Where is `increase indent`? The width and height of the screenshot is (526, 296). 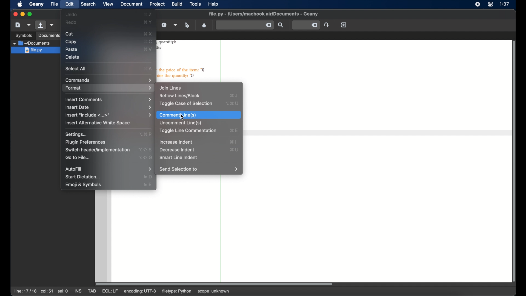 increase indent is located at coordinates (176, 142).